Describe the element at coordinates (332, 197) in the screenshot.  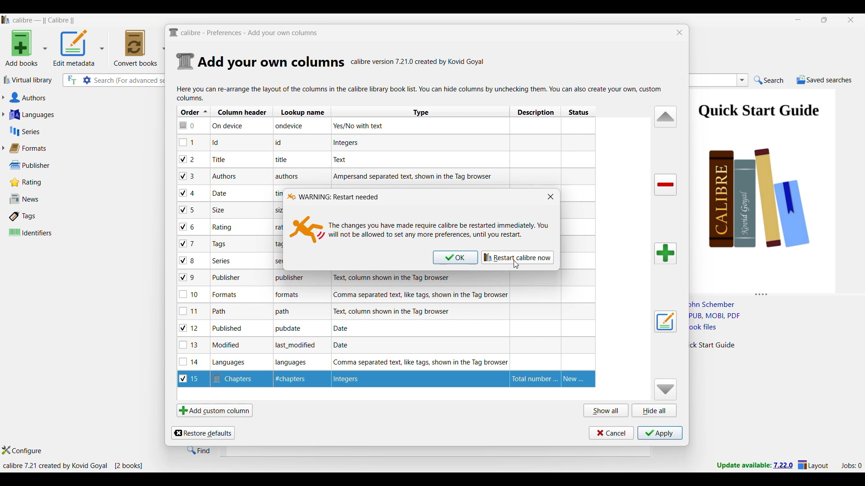
I see `Window logo and name` at that location.